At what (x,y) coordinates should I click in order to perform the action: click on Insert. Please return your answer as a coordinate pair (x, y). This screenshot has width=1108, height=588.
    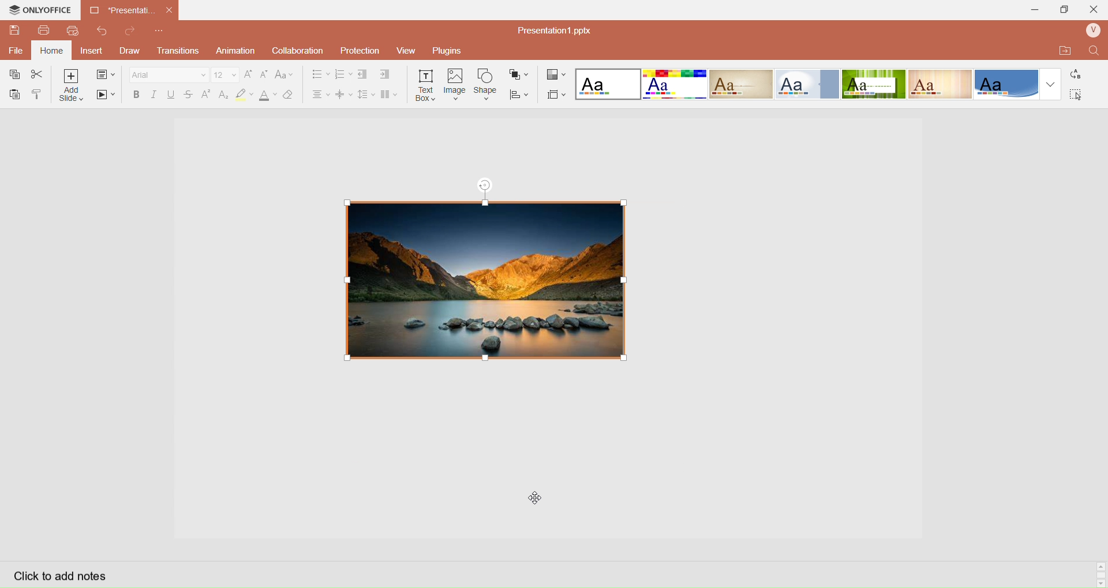
    Looking at the image, I should click on (92, 52).